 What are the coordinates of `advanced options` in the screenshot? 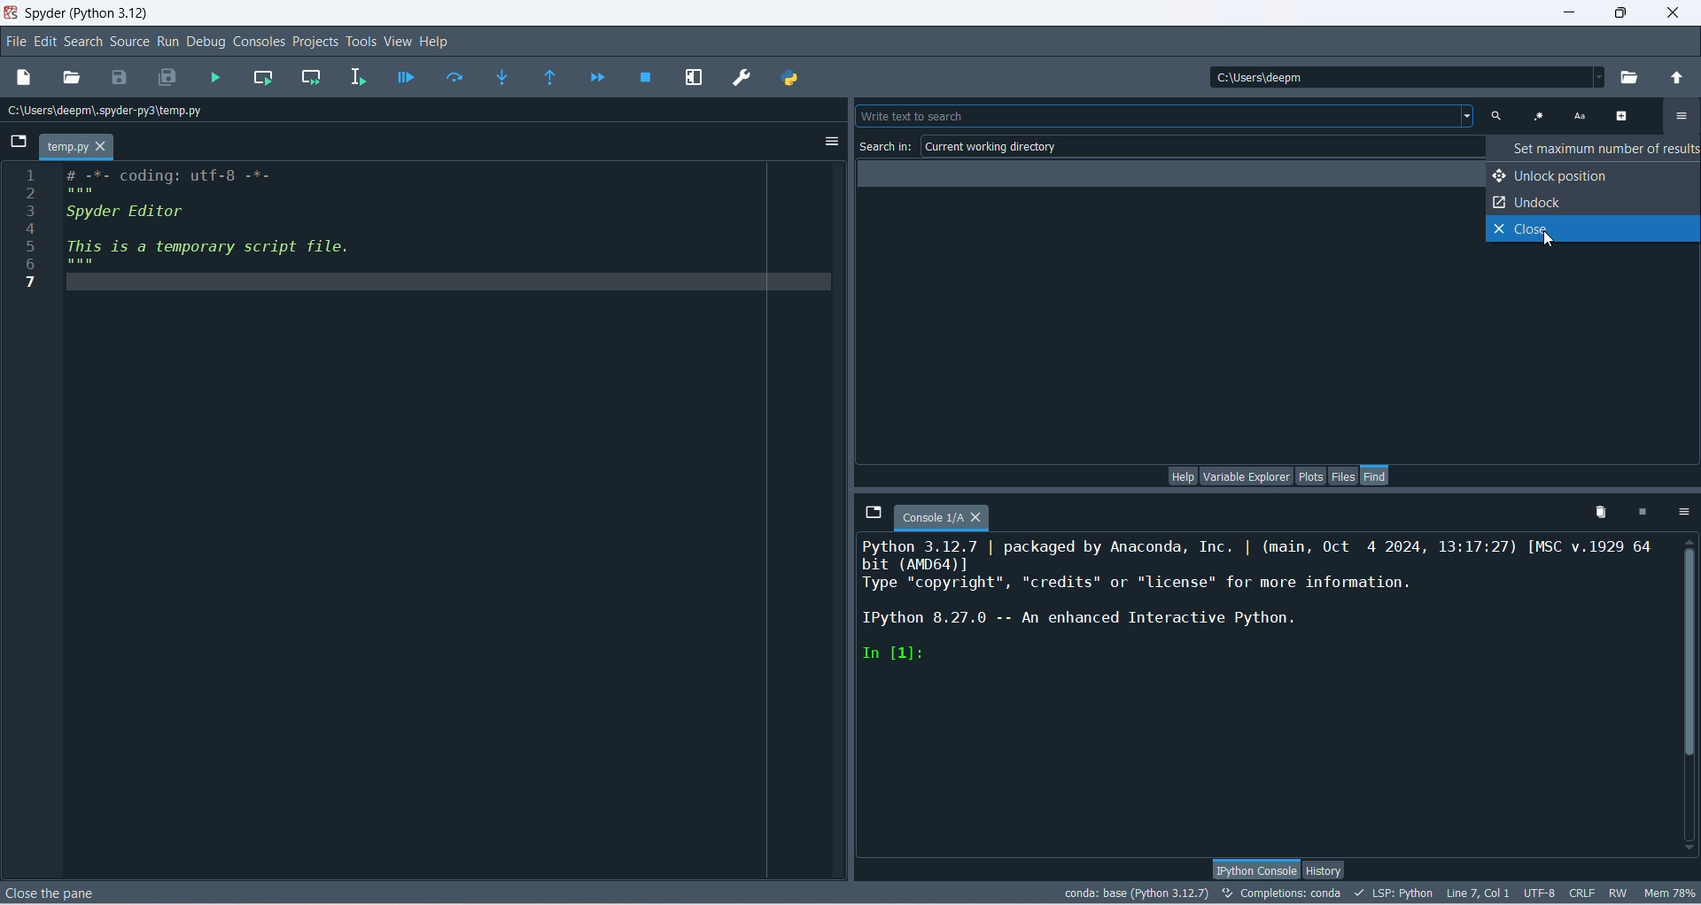 It's located at (1628, 116).